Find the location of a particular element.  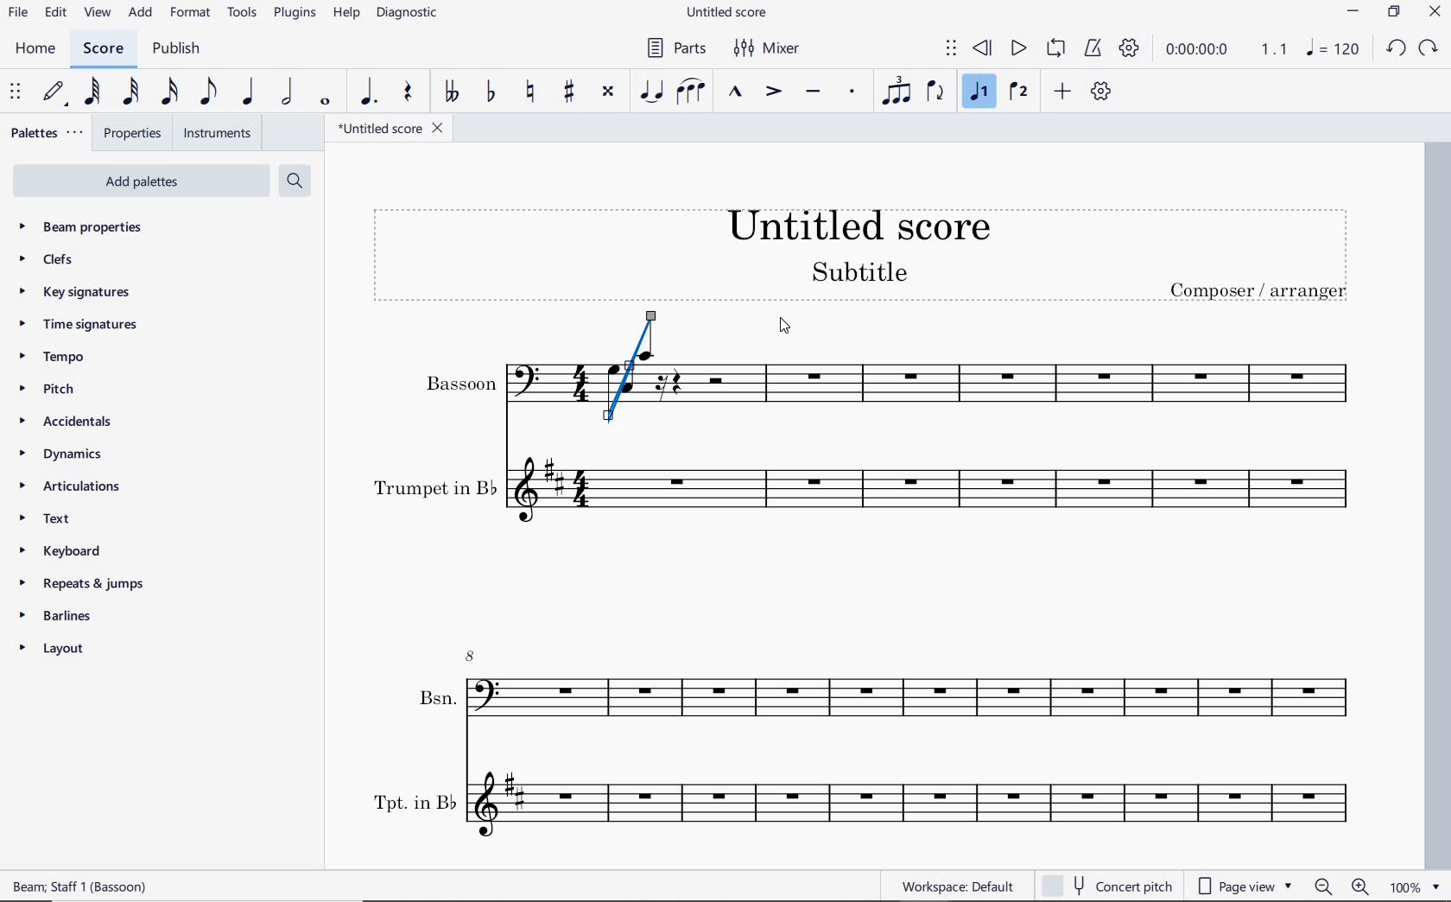

rewind is located at coordinates (983, 49).